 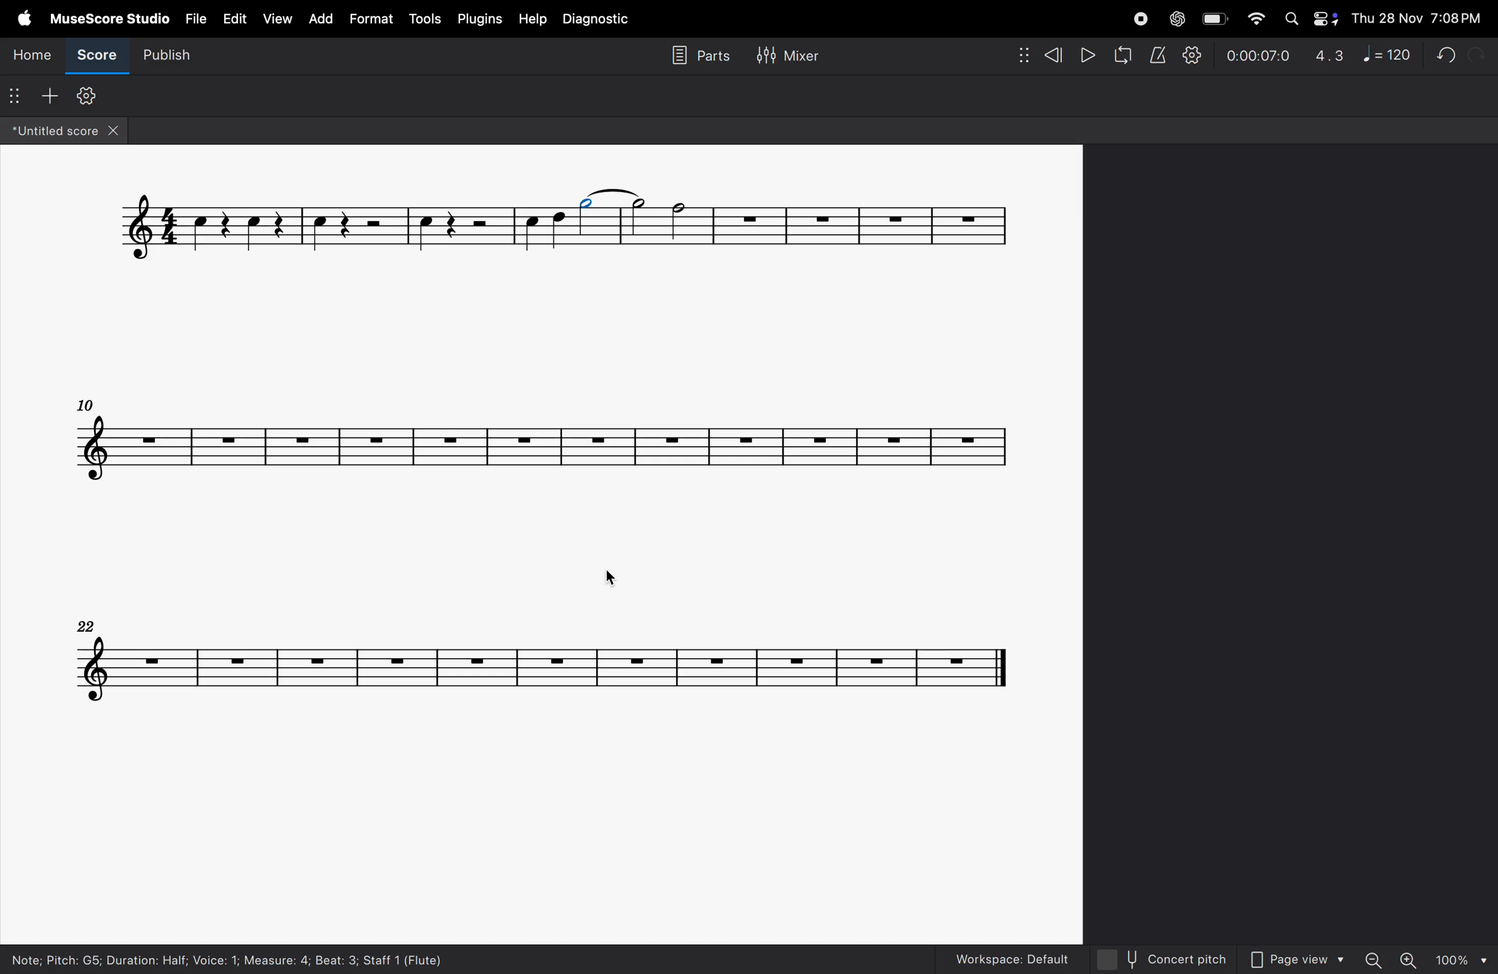 I want to click on play, so click(x=1088, y=57).